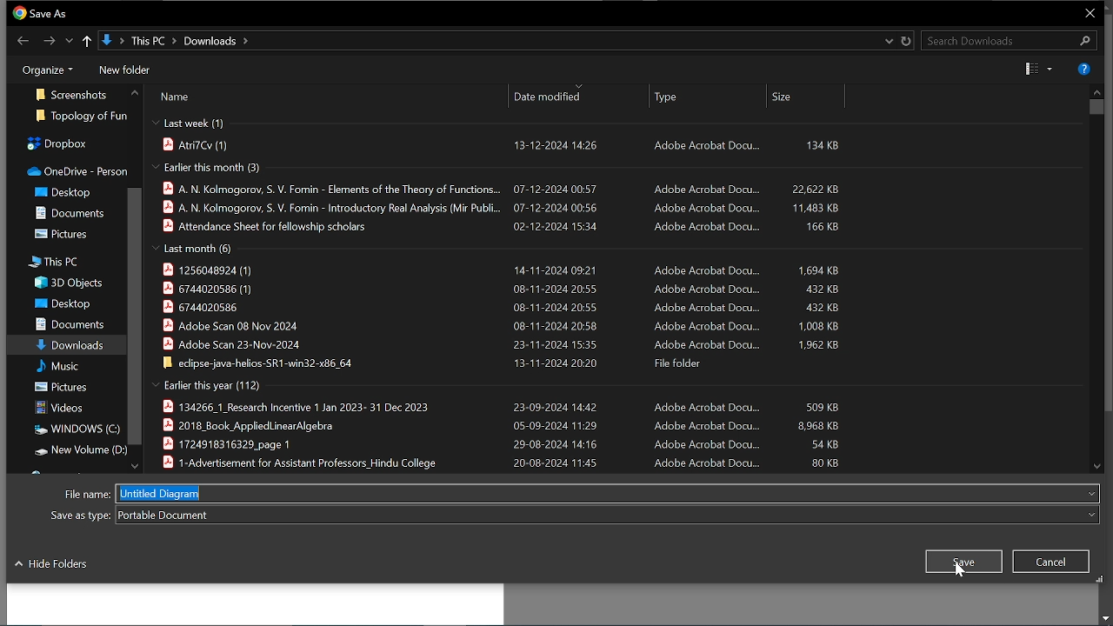  What do you see at coordinates (71, 215) in the screenshot?
I see `documents` at bounding box center [71, 215].